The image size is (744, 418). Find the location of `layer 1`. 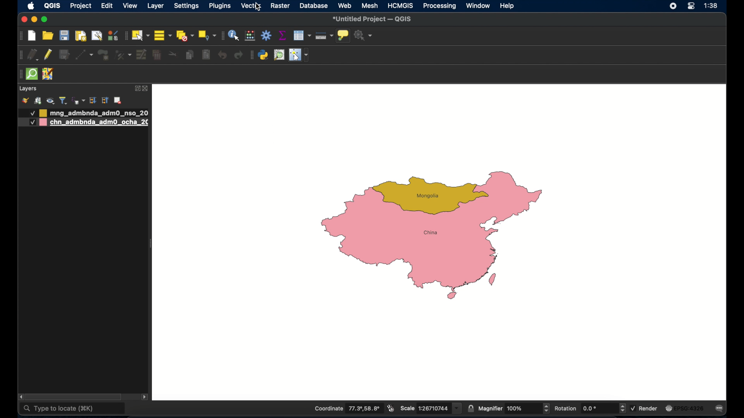

layer 1 is located at coordinates (95, 113).